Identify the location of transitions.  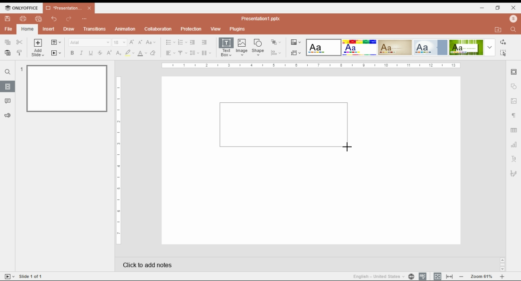
(95, 30).